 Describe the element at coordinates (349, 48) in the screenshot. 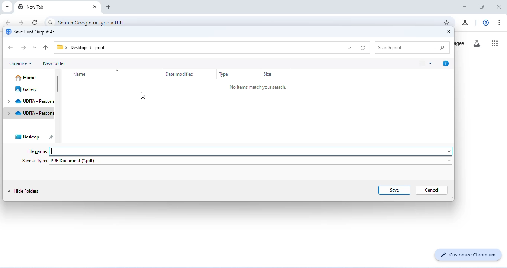

I see `drop down` at that location.